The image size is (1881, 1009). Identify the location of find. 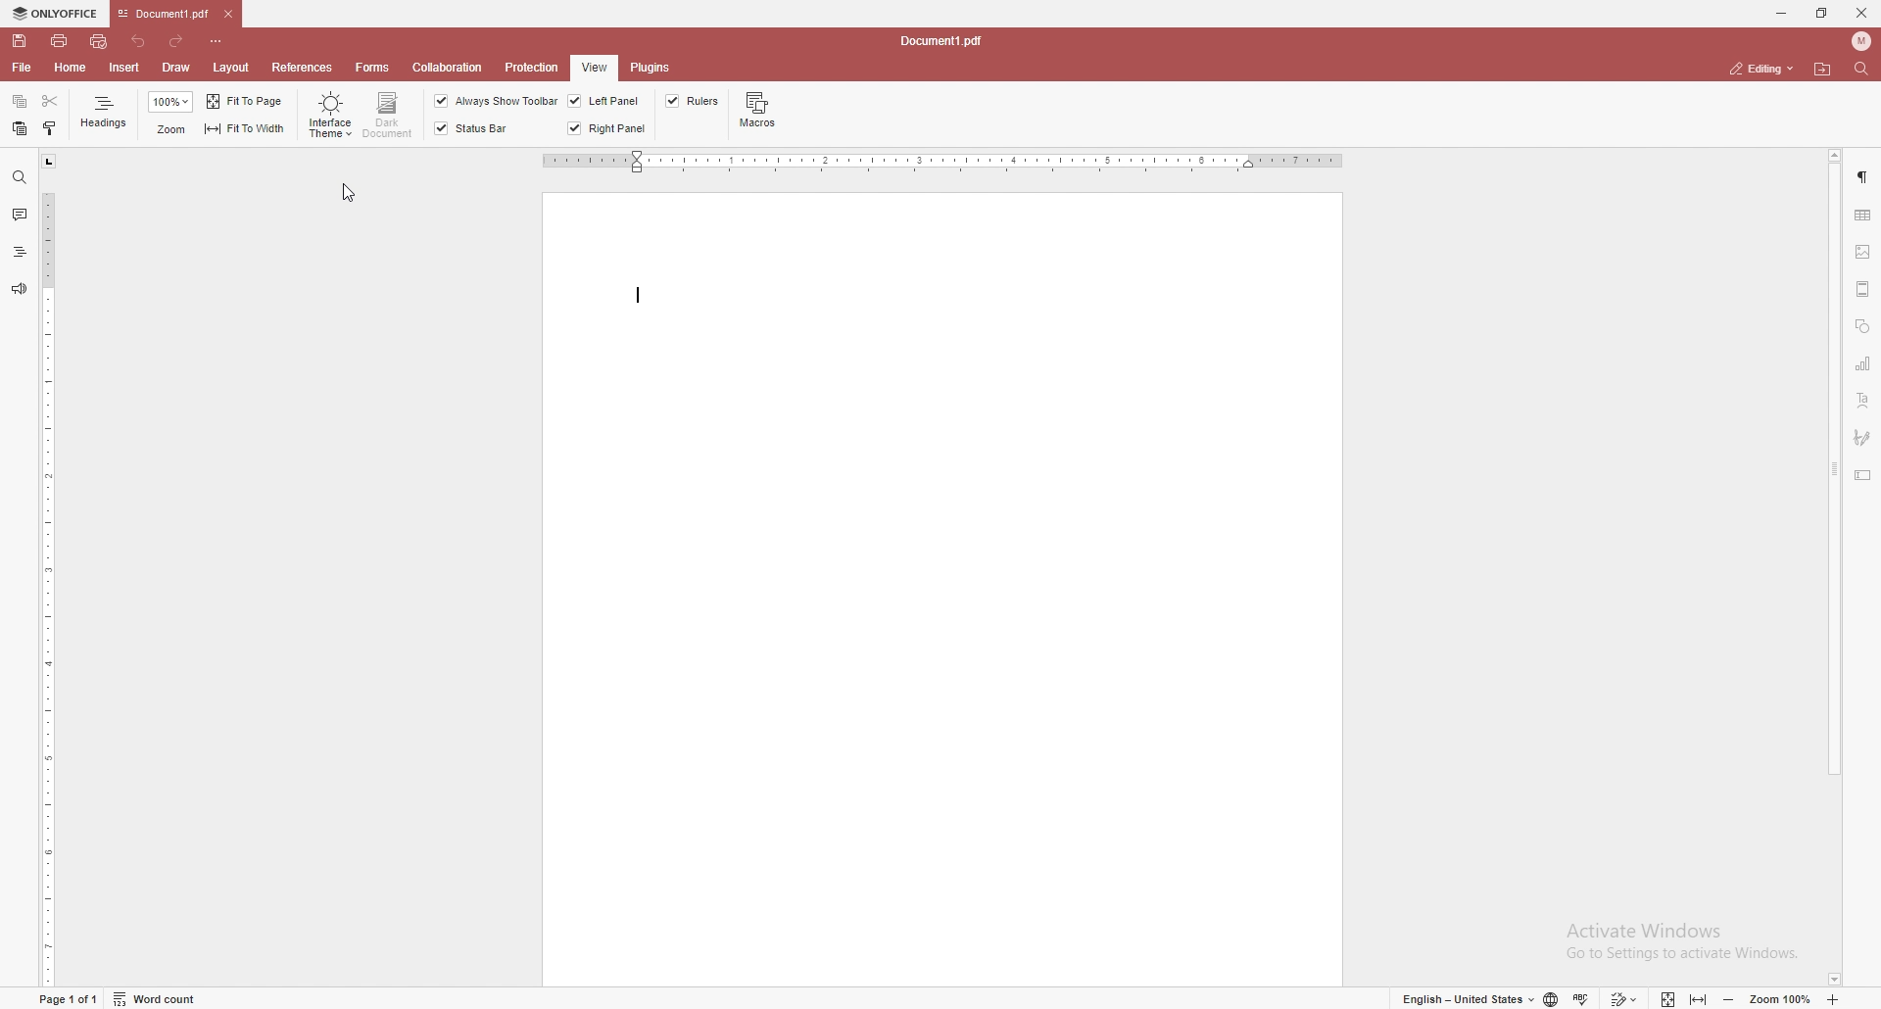
(19, 177).